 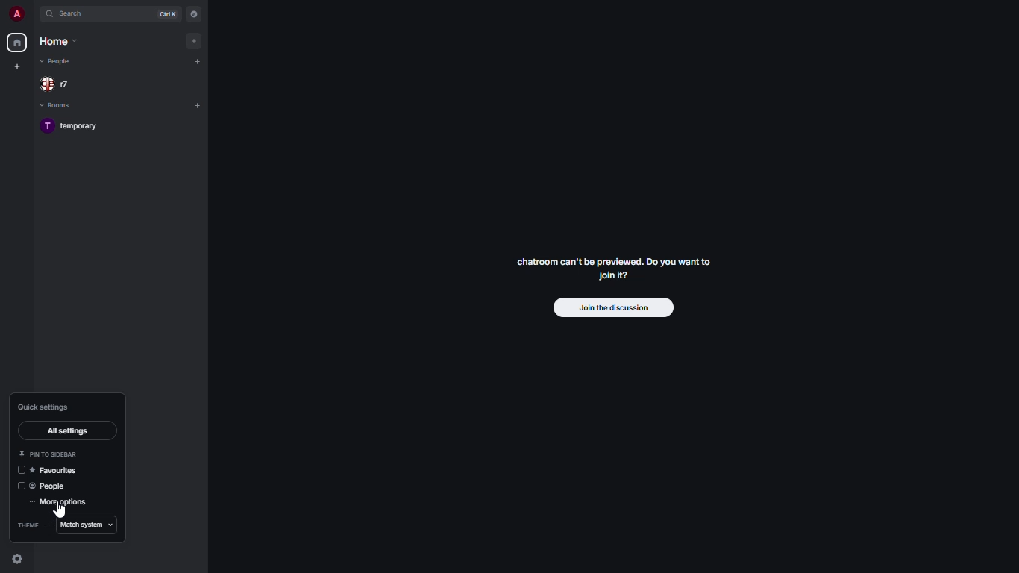 I want to click on theme, so click(x=31, y=525).